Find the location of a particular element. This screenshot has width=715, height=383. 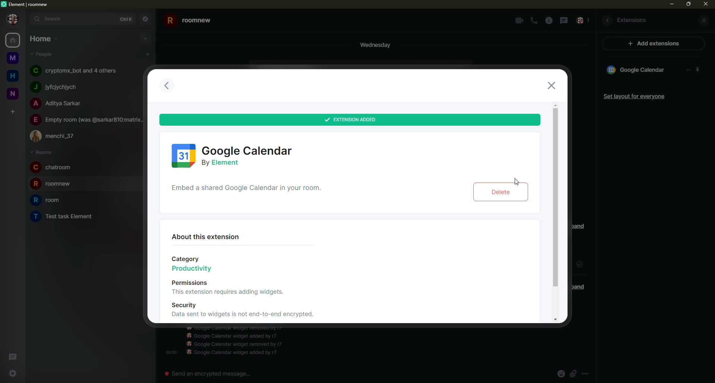

room is located at coordinates (47, 200).